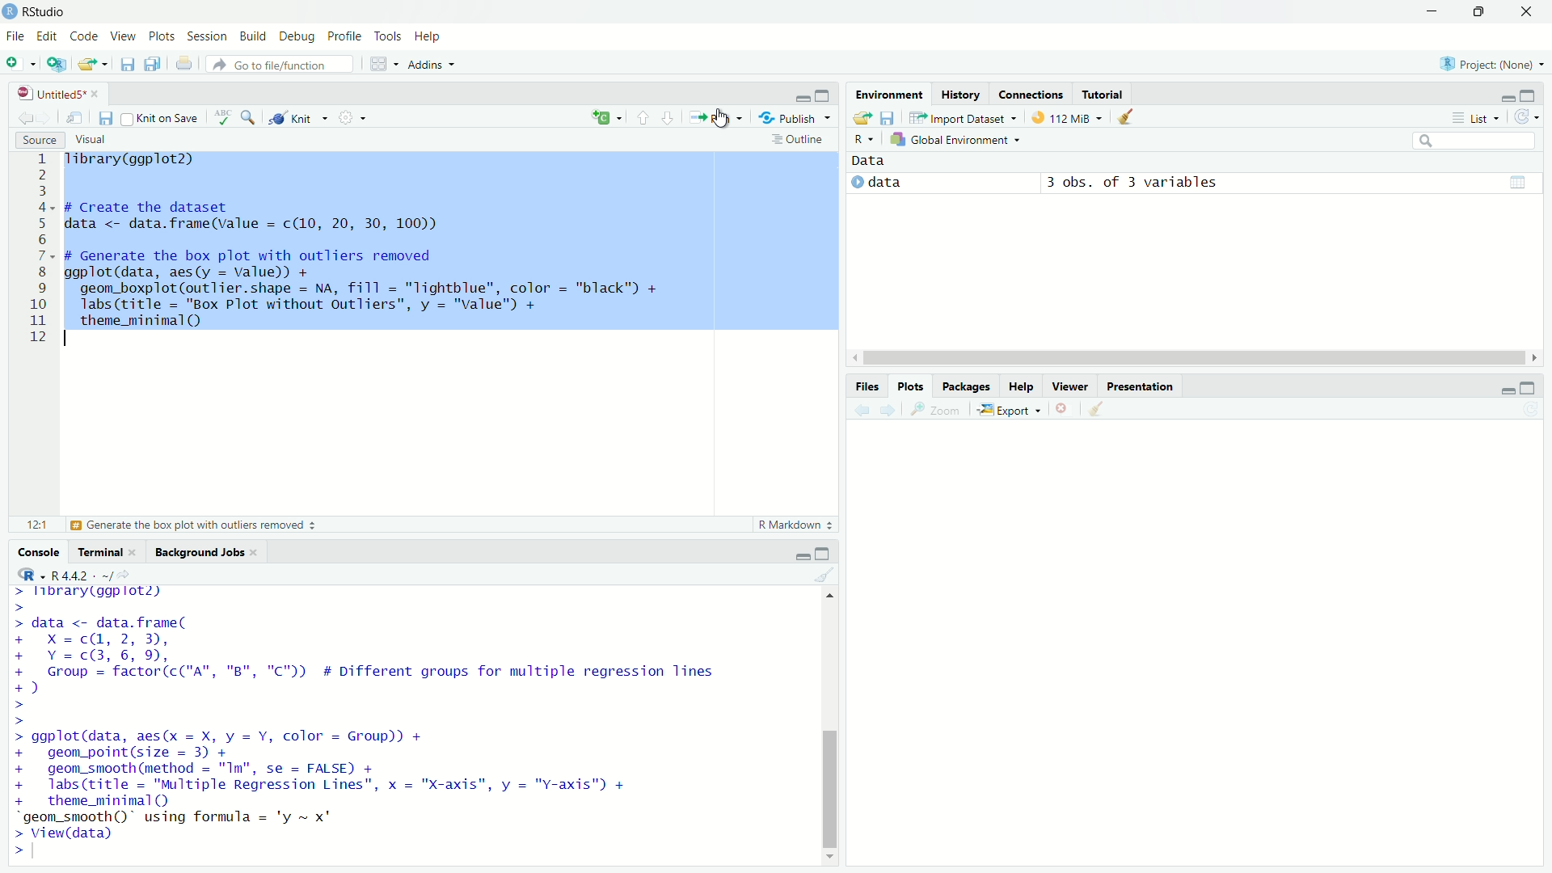 This screenshot has width=1552, height=873. I want to click on settings, so click(344, 118).